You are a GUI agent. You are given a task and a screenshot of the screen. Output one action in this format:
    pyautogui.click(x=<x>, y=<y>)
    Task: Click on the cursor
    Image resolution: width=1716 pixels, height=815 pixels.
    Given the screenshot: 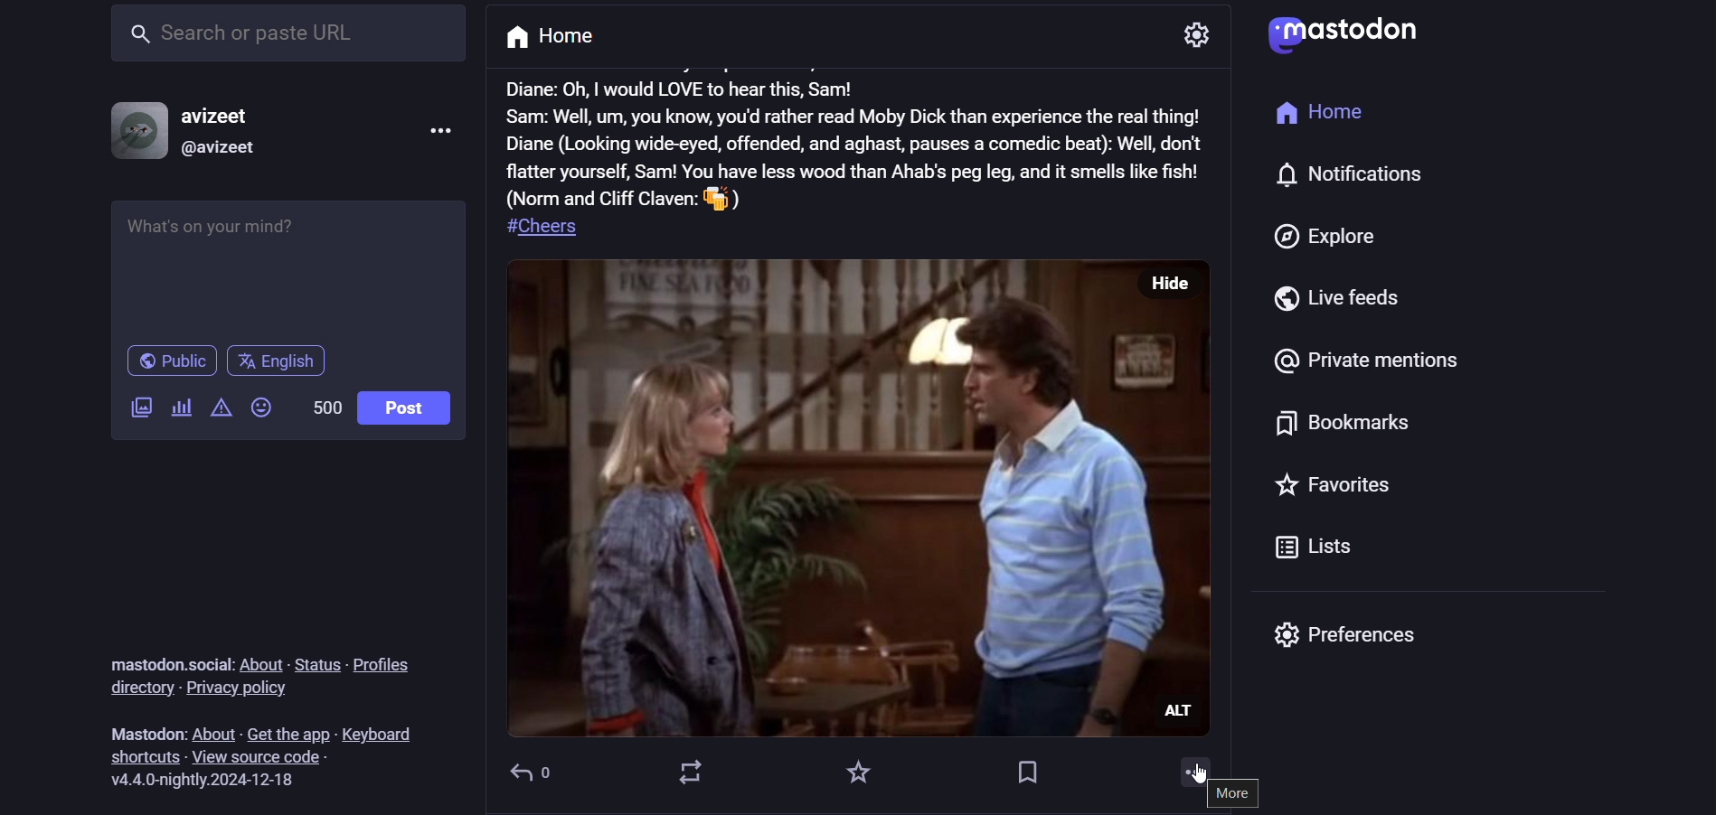 What is the action you would take?
    pyautogui.click(x=1199, y=773)
    